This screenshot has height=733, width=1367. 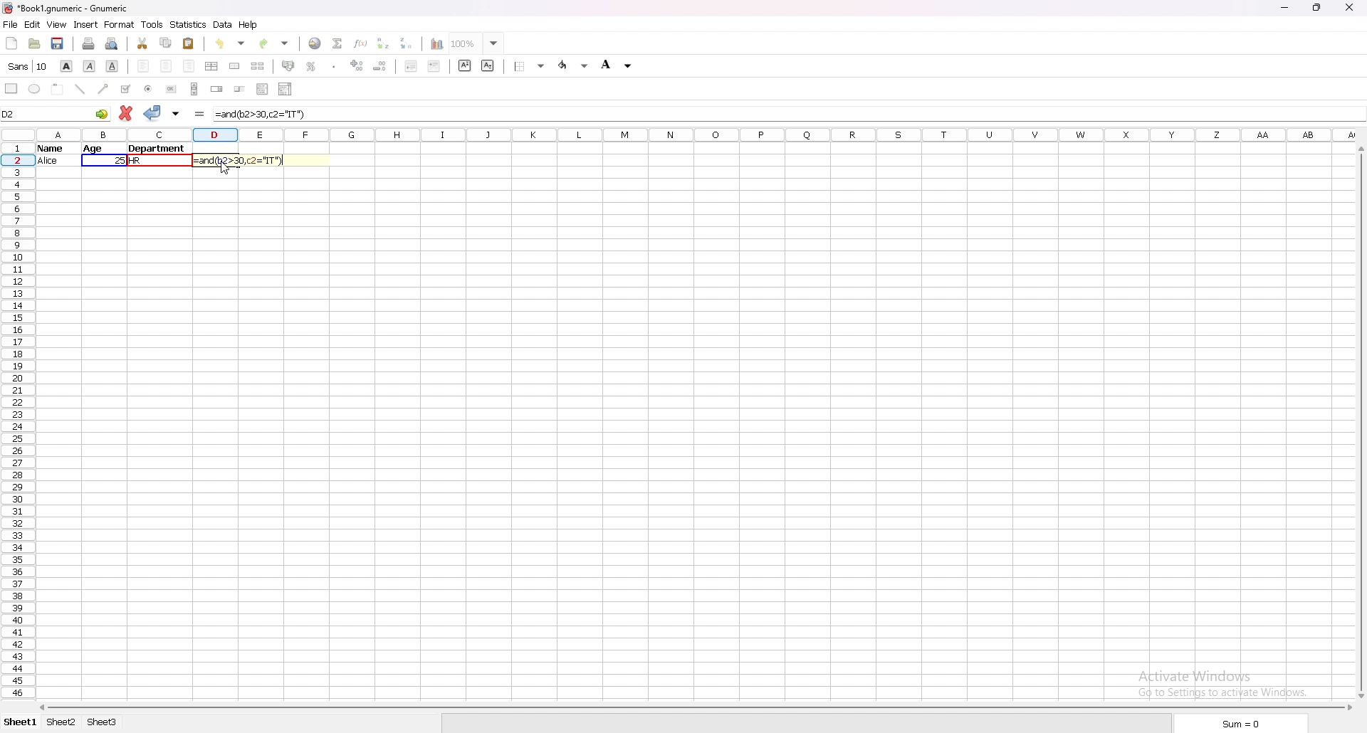 What do you see at coordinates (89, 43) in the screenshot?
I see `print` at bounding box center [89, 43].